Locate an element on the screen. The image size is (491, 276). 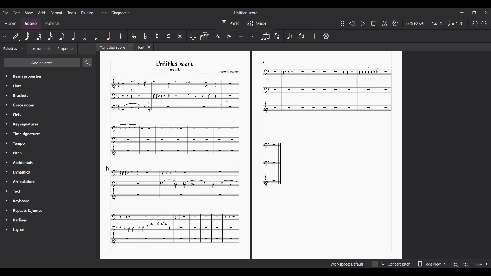
Show in smaller tab is located at coordinates (474, 13).